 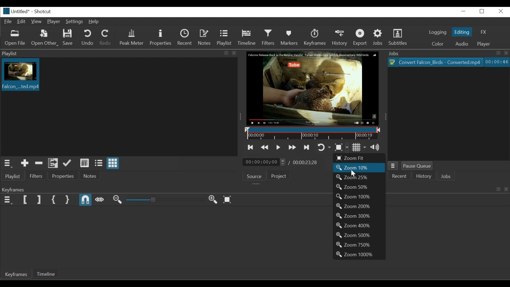 What do you see at coordinates (359, 206) in the screenshot?
I see `Zoom 200%` at bounding box center [359, 206].